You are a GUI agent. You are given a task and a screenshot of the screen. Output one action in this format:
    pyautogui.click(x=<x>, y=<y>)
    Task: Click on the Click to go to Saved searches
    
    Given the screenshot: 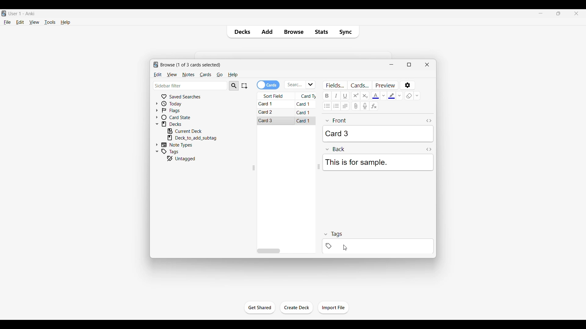 What is the action you would take?
    pyautogui.click(x=180, y=97)
    